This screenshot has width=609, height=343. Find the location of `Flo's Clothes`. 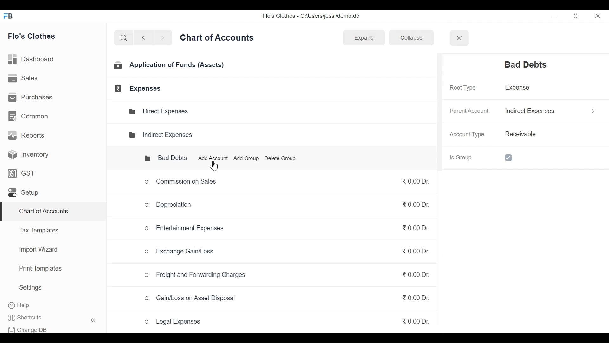

Flo's Clothes is located at coordinates (35, 37).